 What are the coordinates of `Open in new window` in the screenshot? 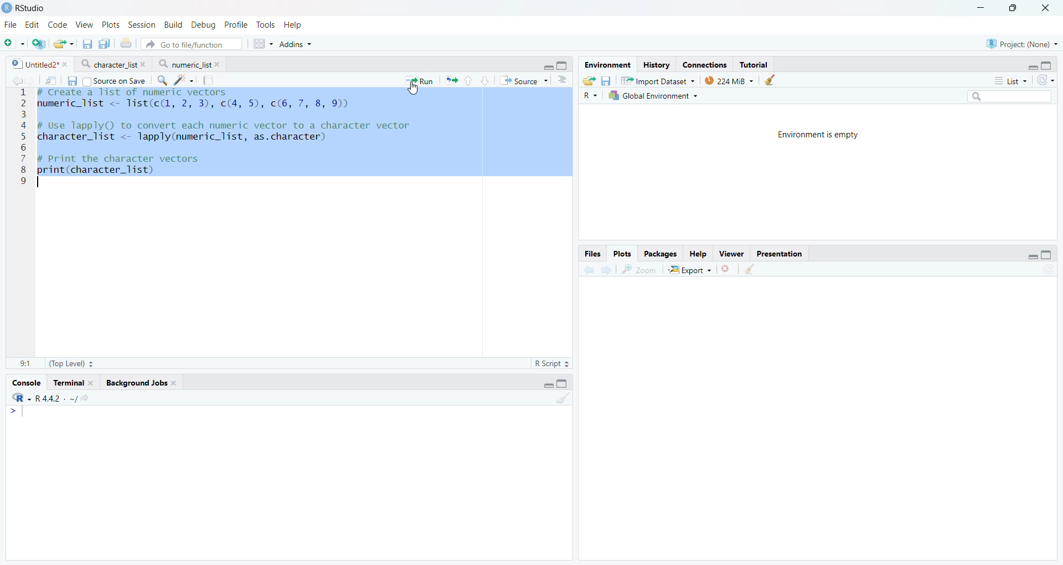 It's located at (50, 79).